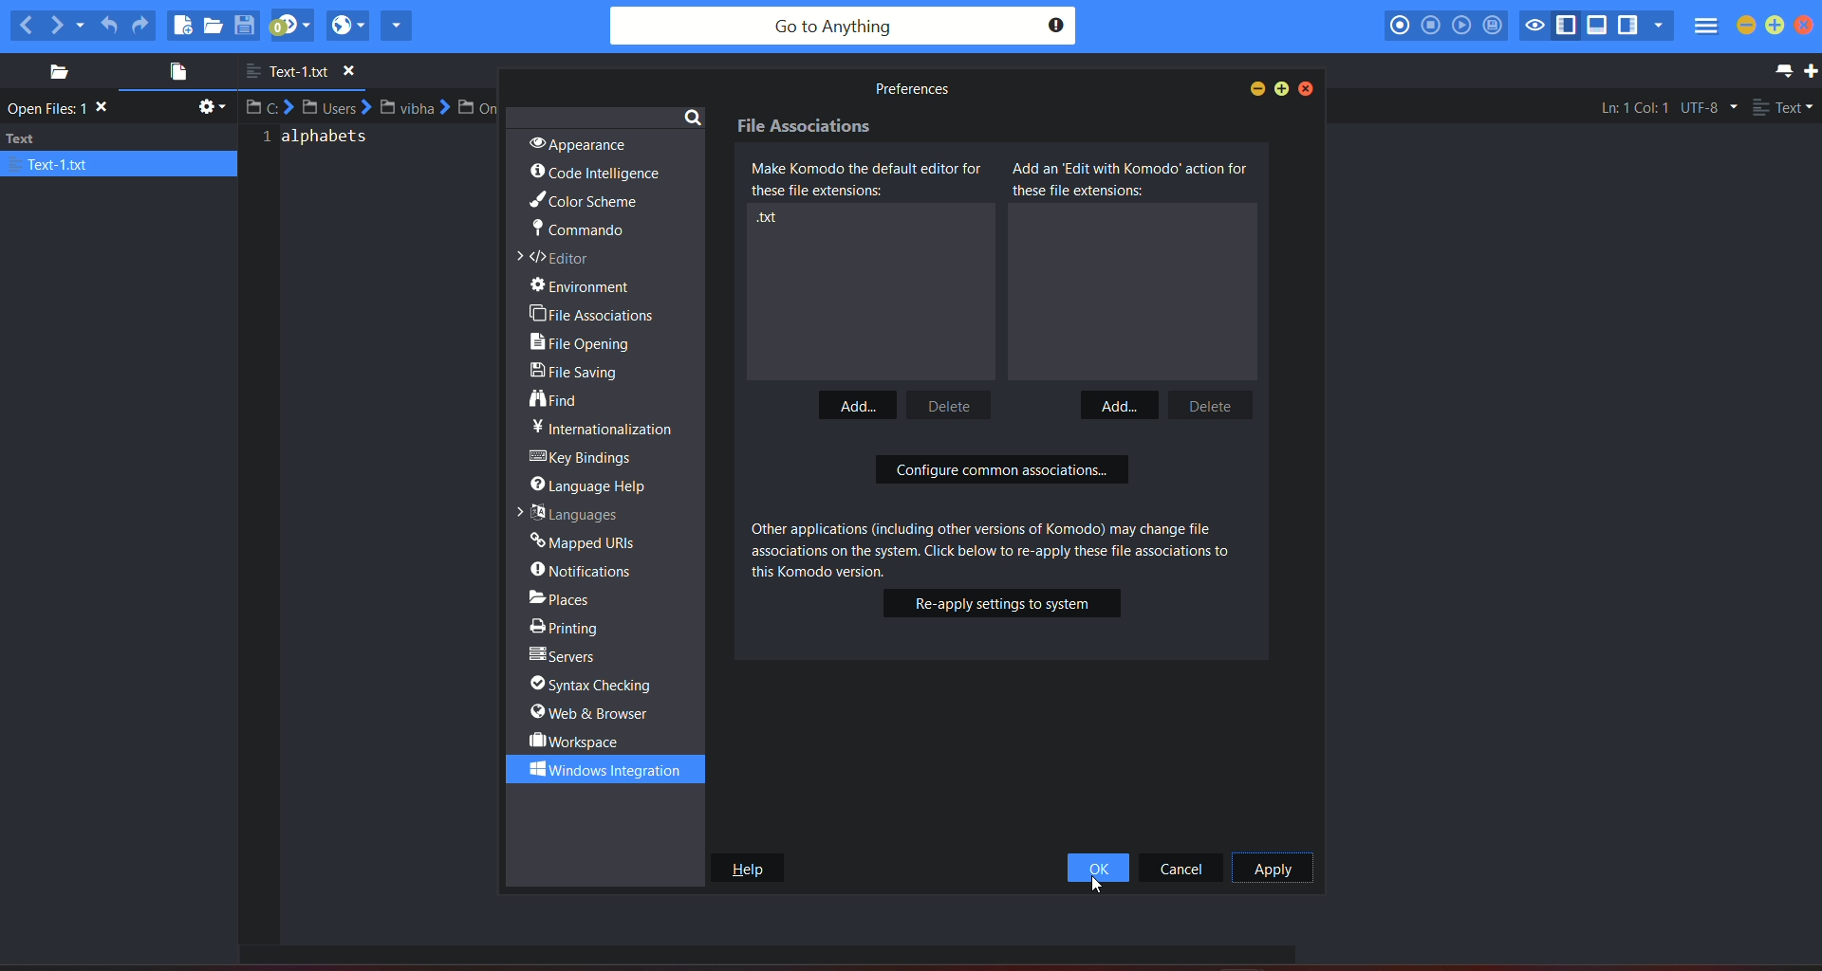 The width and height of the screenshot is (1822, 971). I want to click on .txt, so click(774, 221).